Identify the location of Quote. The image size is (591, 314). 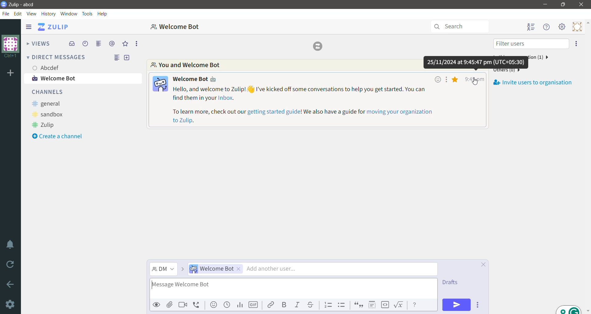
(359, 305).